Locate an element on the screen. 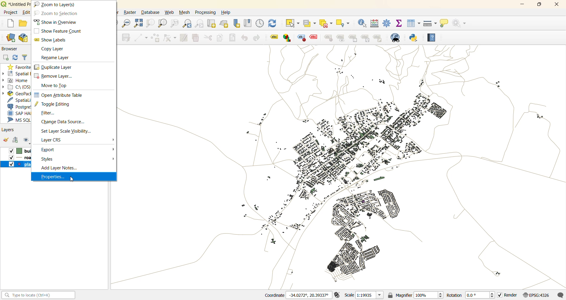 The width and height of the screenshot is (566, 300). mesh is located at coordinates (184, 12).